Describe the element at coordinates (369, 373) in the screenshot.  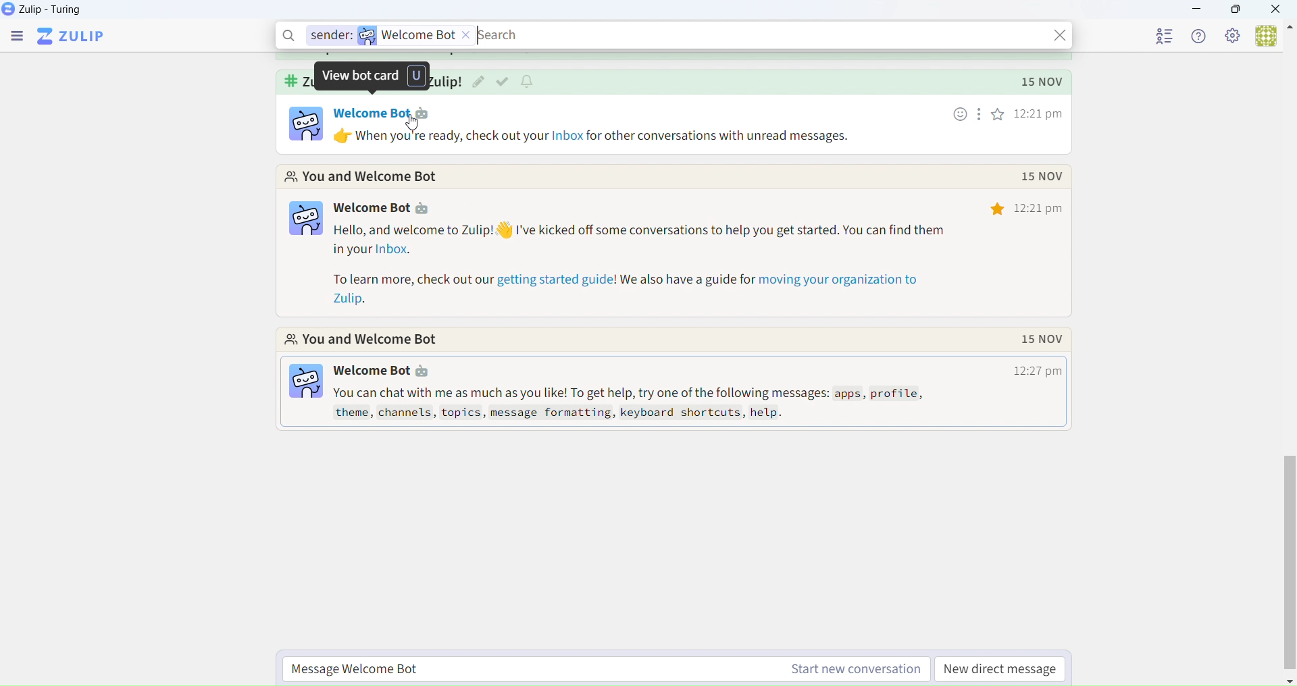
I see ` Welcome Bot` at that location.